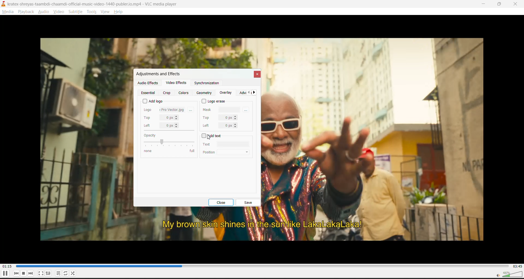  What do you see at coordinates (214, 101) in the screenshot?
I see `logo erase` at bounding box center [214, 101].